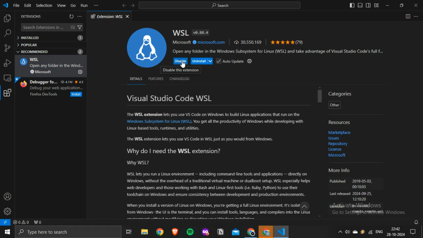 This screenshot has height=238, width=423. I want to click on Extension: WSL, so click(107, 16).